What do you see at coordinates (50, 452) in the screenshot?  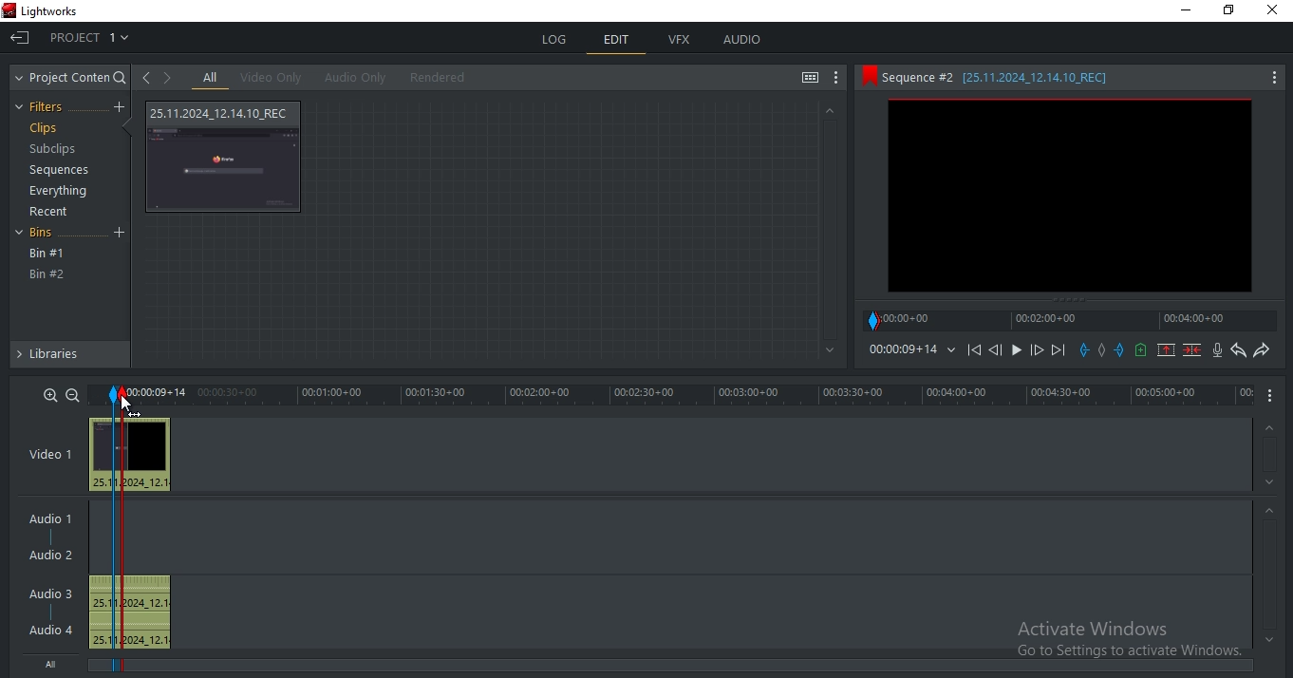 I see `video 1` at bounding box center [50, 452].